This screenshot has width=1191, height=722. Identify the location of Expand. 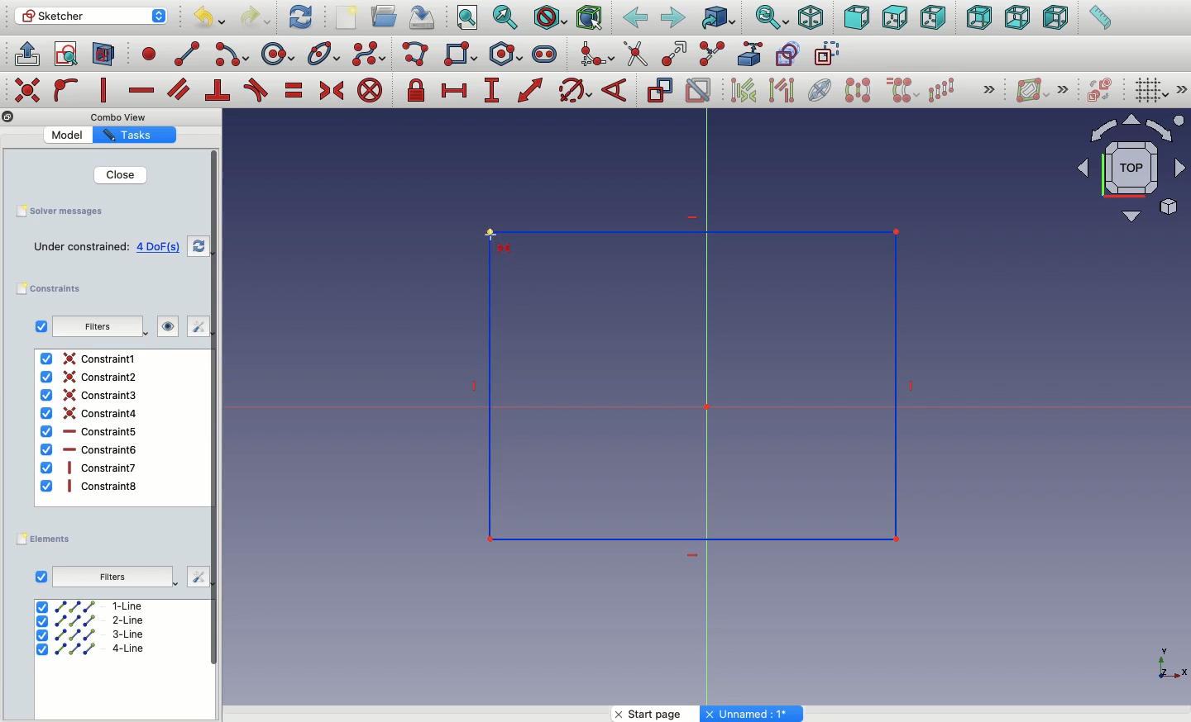
(989, 91).